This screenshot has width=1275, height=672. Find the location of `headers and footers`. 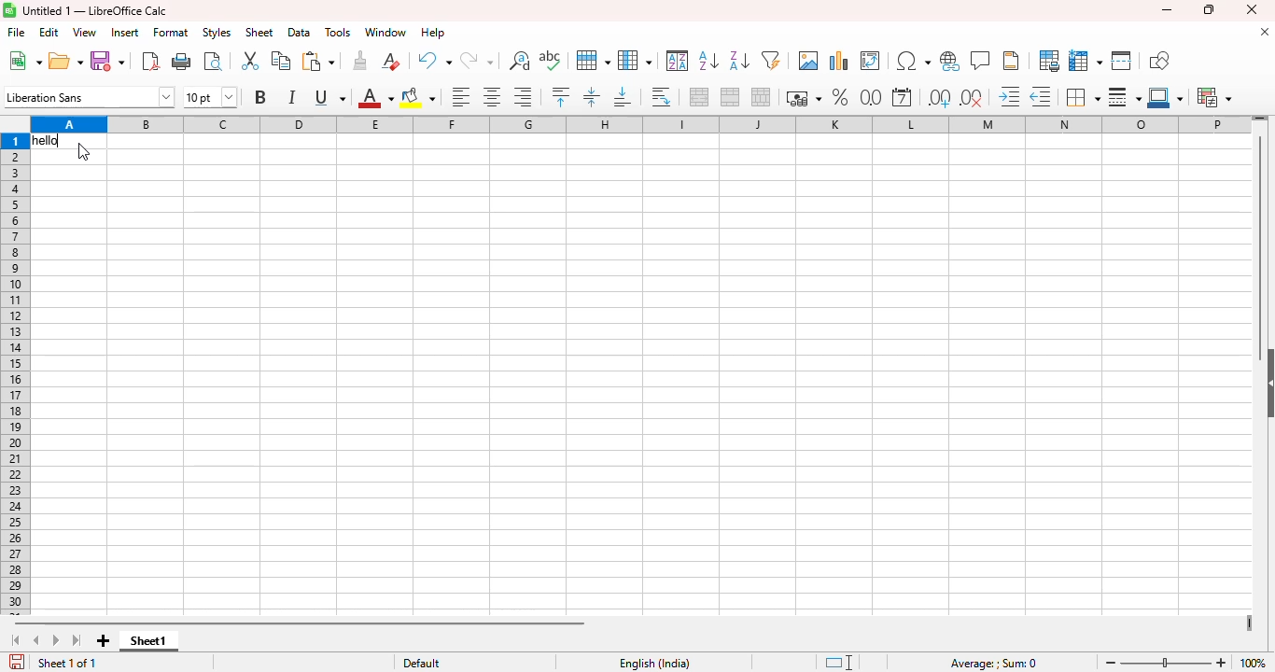

headers and footers is located at coordinates (1012, 61).